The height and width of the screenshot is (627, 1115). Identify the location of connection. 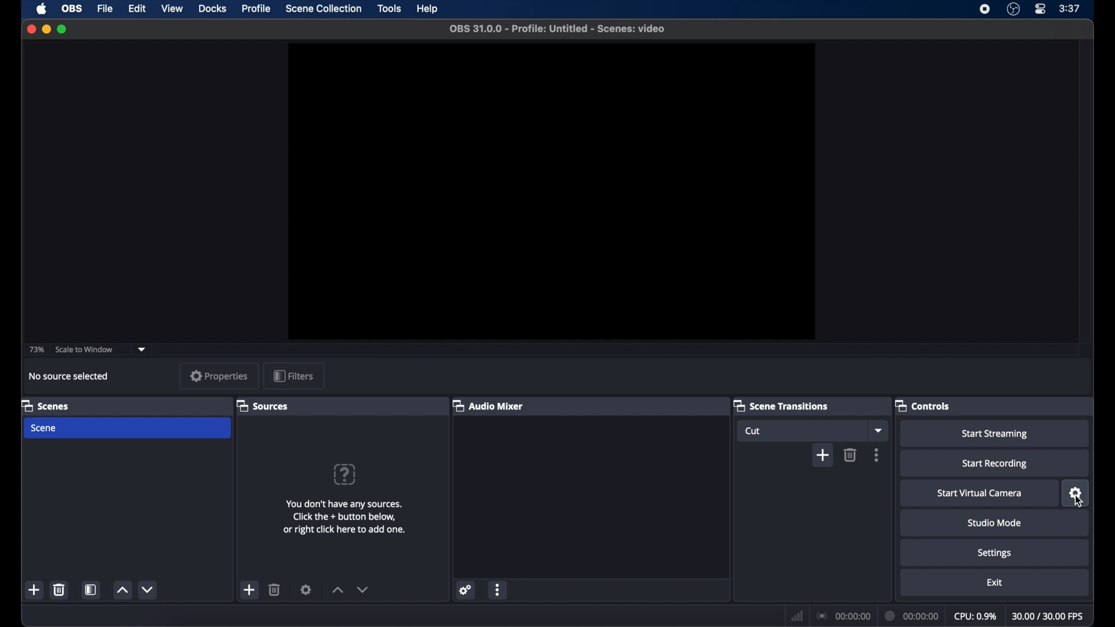
(843, 615).